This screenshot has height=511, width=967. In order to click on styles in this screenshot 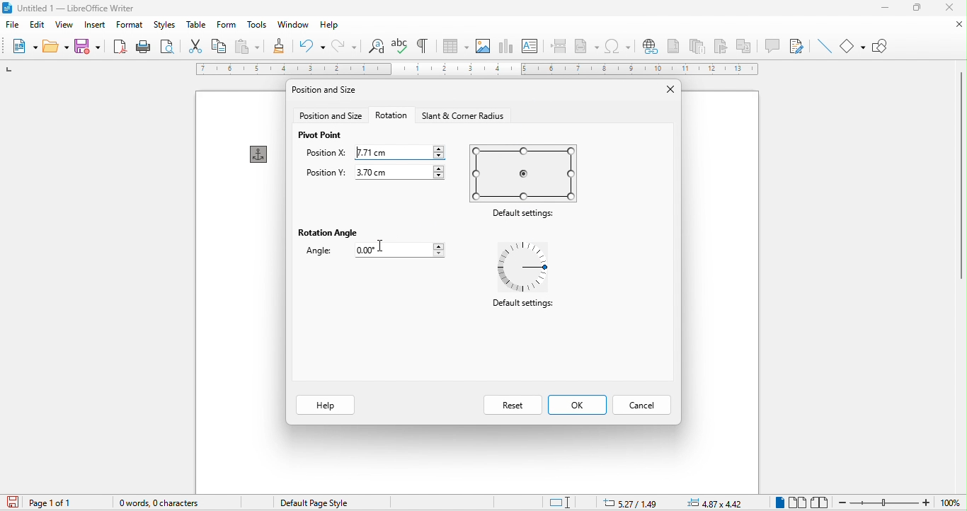, I will do `click(165, 25)`.